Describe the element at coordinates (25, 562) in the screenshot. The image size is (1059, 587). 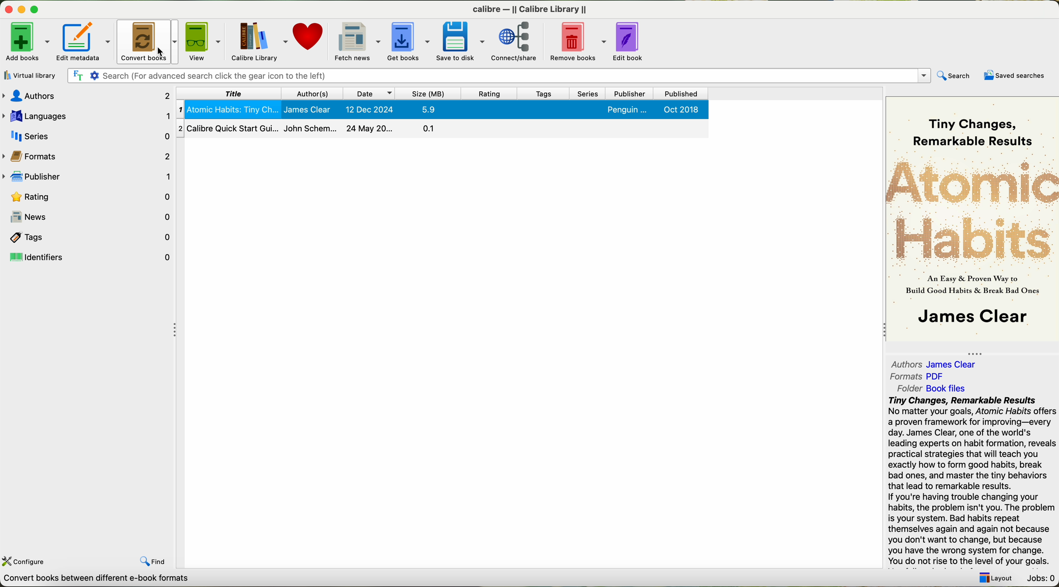
I see `configure` at that location.